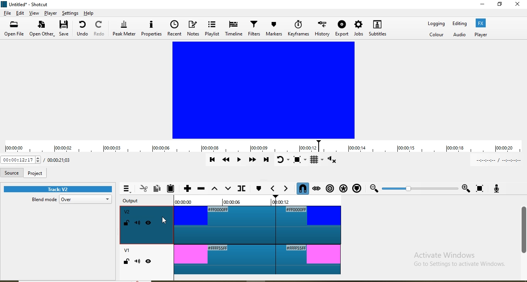 This screenshot has width=527, height=282. Describe the element at coordinates (497, 188) in the screenshot. I see `Record audio` at that location.